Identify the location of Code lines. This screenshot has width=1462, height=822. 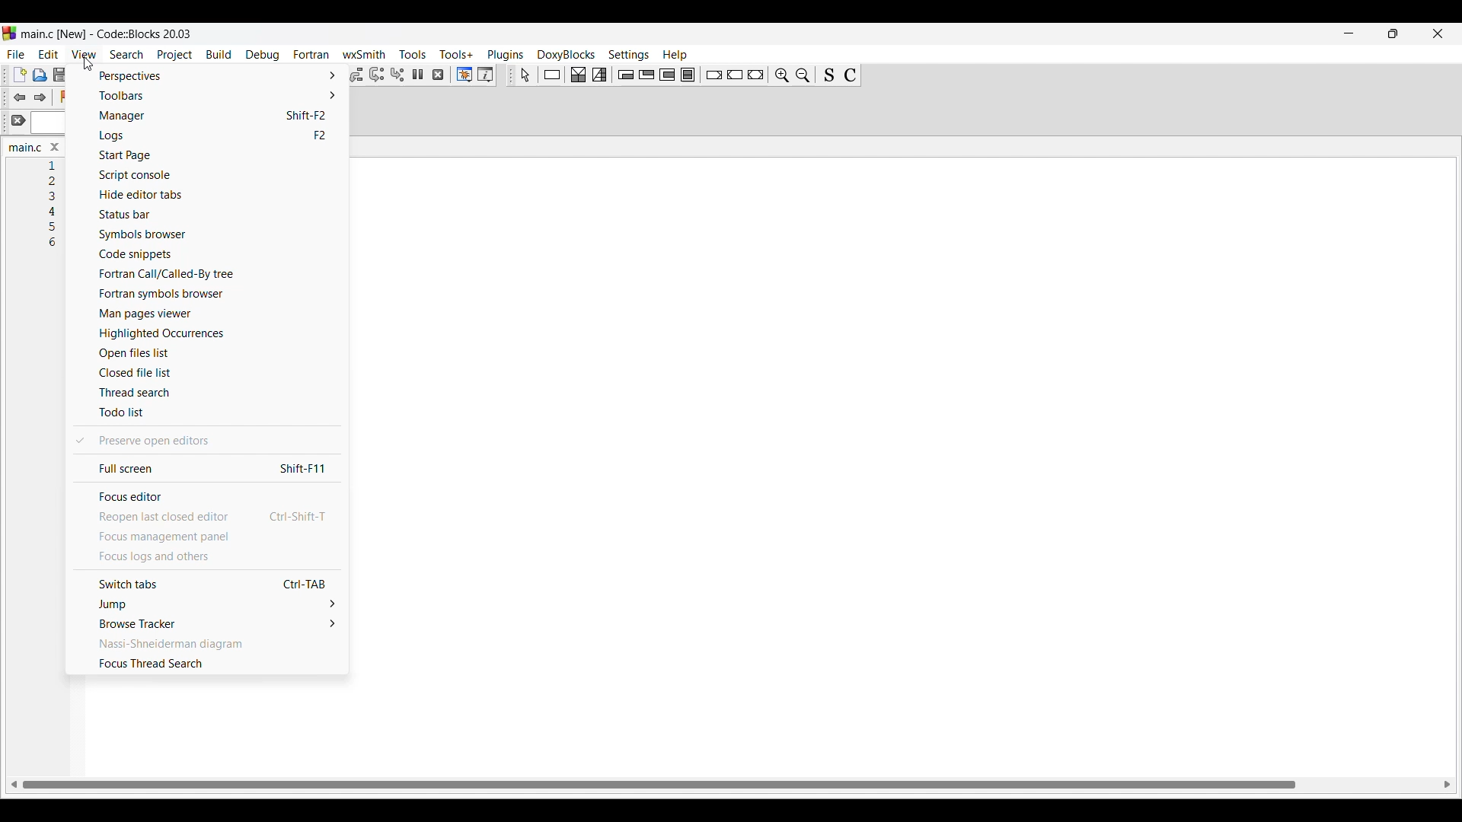
(56, 205).